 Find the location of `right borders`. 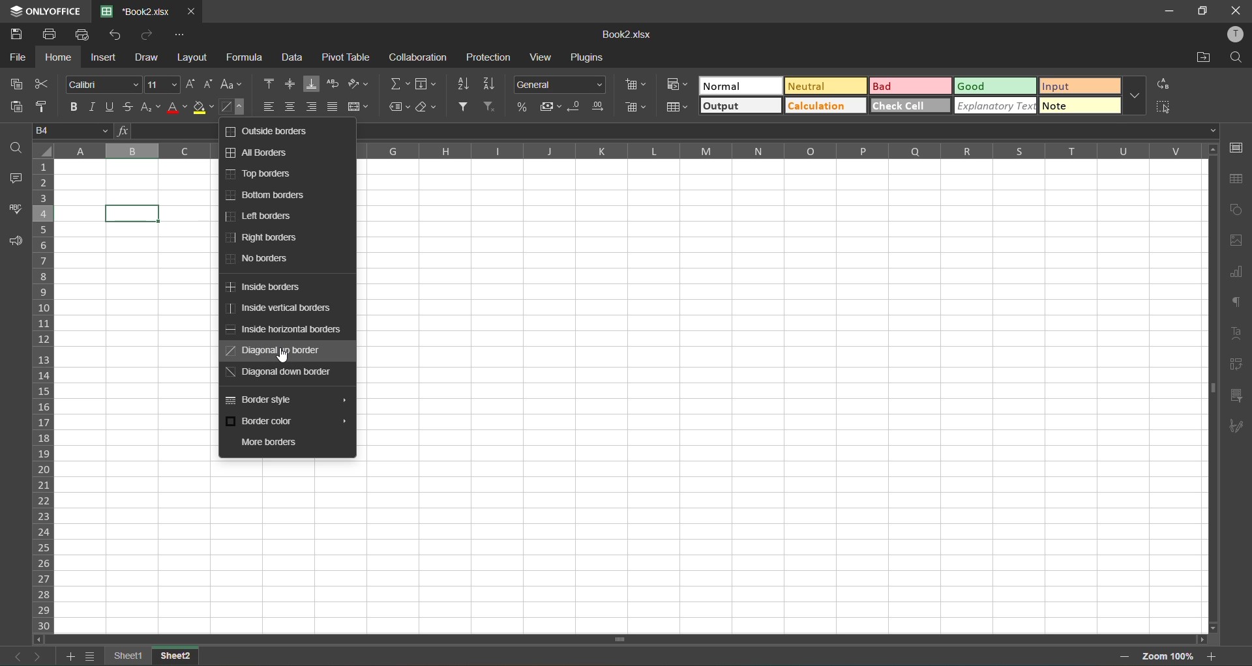

right borders is located at coordinates (263, 237).